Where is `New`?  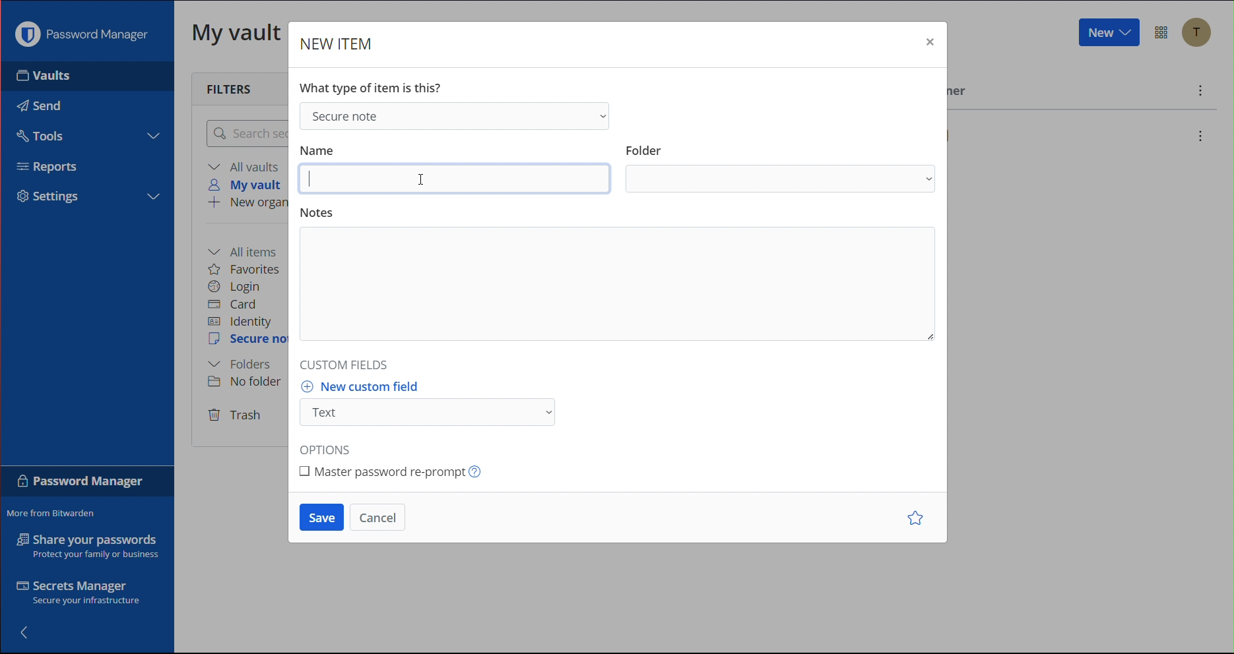 New is located at coordinates (1107, 33).